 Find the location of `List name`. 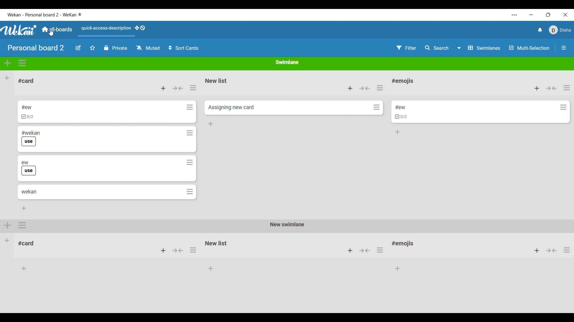

List name is located at coordinates (26, 81).